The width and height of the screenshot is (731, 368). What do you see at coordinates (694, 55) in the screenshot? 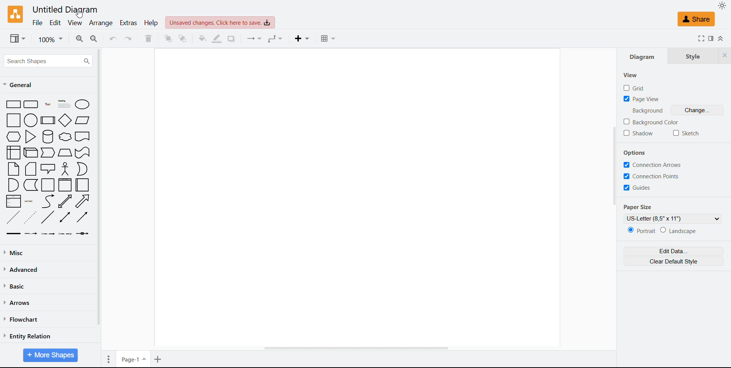
I see `Style ` at bounding box center [694, 55].